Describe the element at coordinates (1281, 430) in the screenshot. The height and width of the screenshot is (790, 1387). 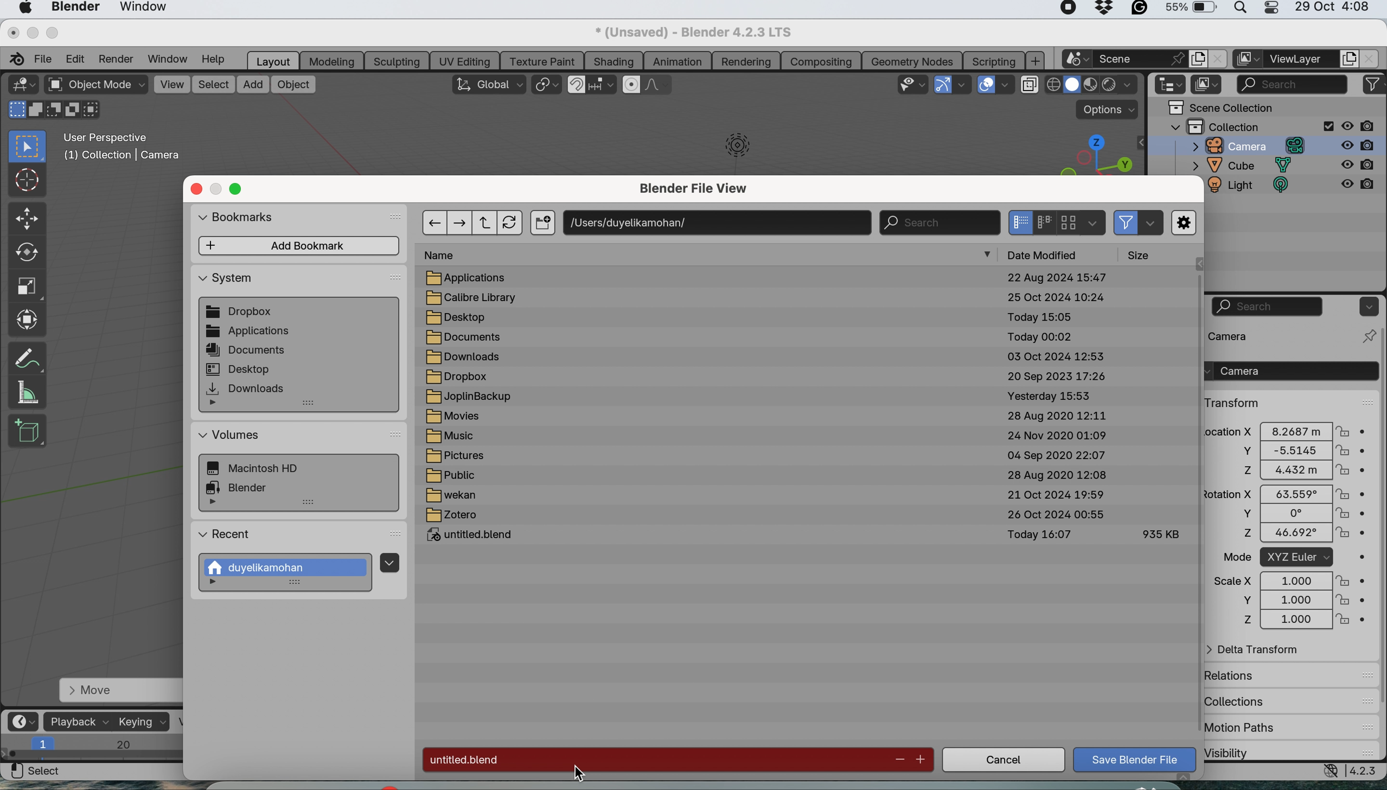
I see `Location x 8.2687` at that location.